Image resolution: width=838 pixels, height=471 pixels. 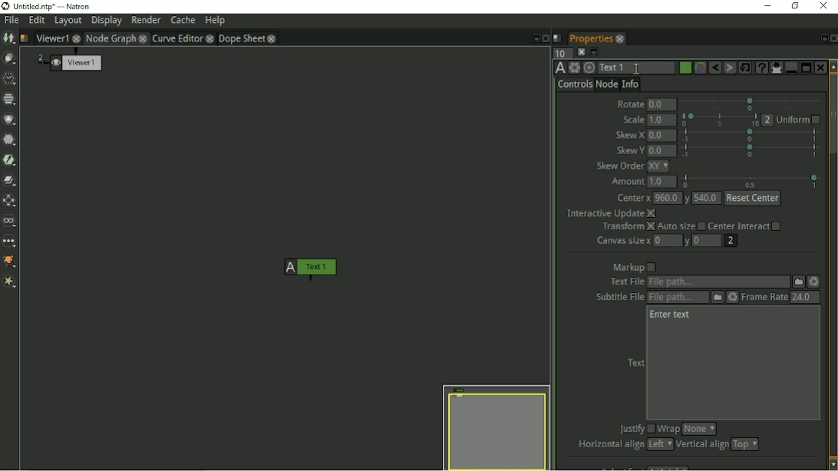 I want to click on Merge panel, so click(x=790, y=68).